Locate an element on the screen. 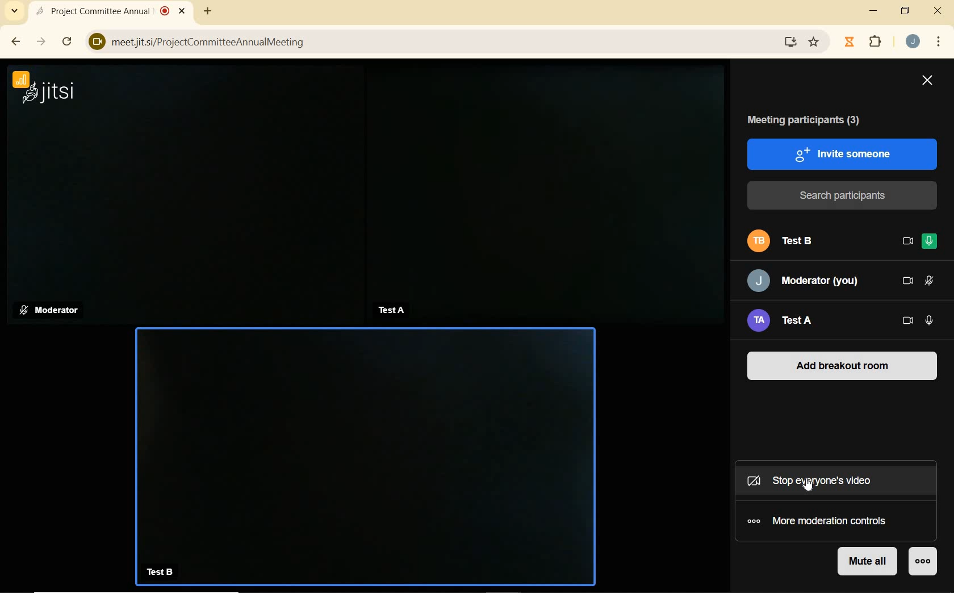 The width and height of the screenshot is (954, 593). EXTENSION is located at coordinates (874, 41).